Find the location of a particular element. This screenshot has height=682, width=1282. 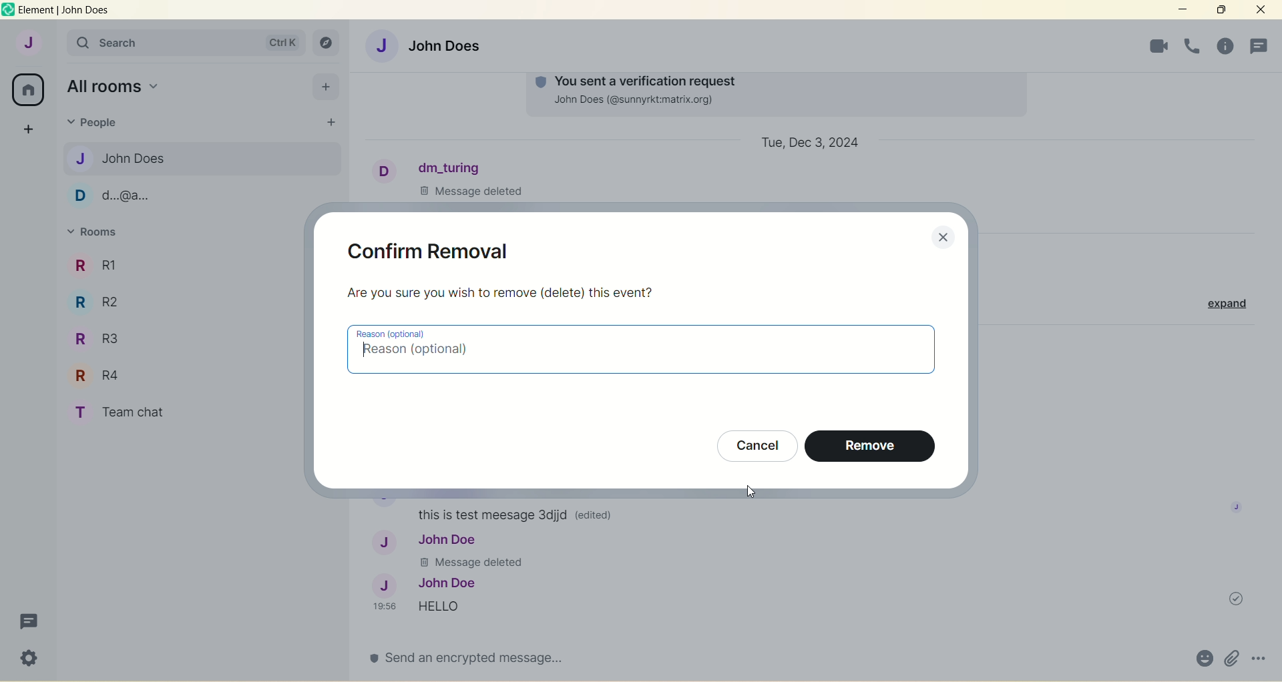

element is located at coordinates (65, 11).